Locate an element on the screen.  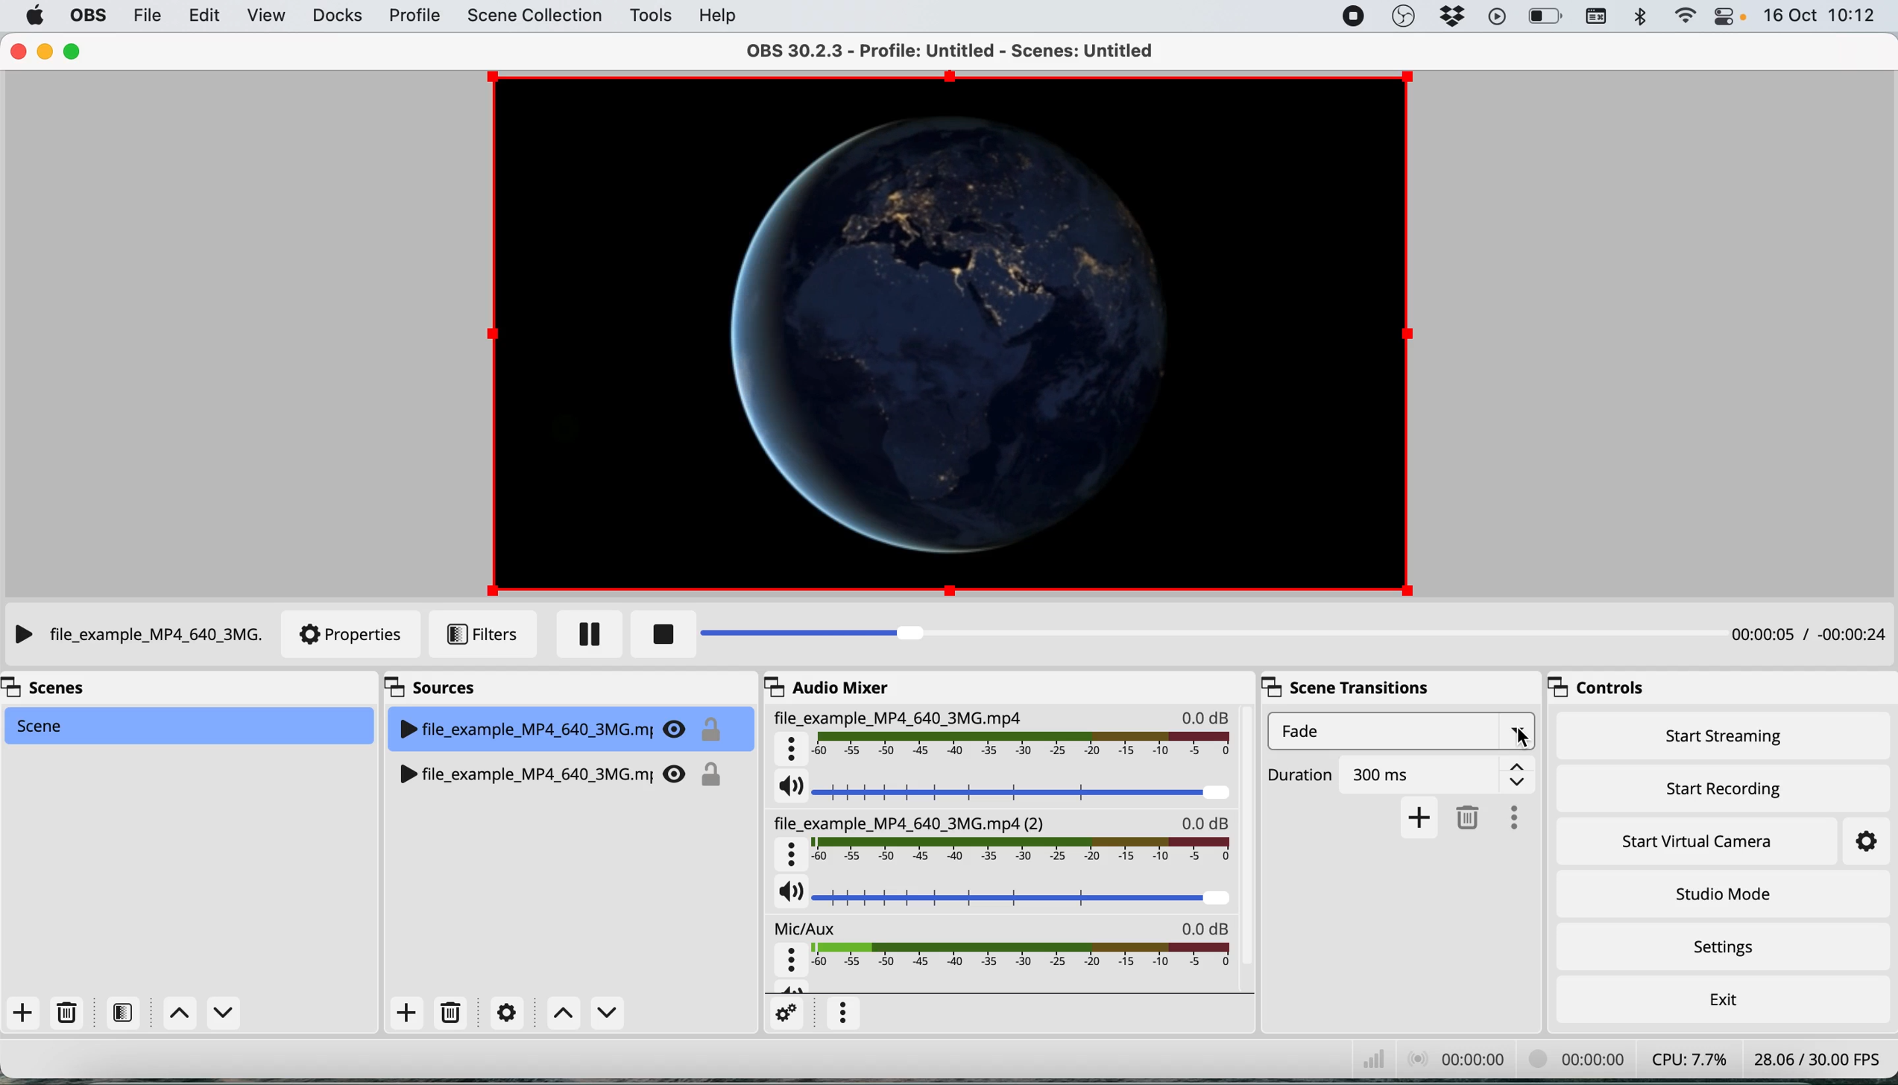
filters is located at coordinates (479, 637).